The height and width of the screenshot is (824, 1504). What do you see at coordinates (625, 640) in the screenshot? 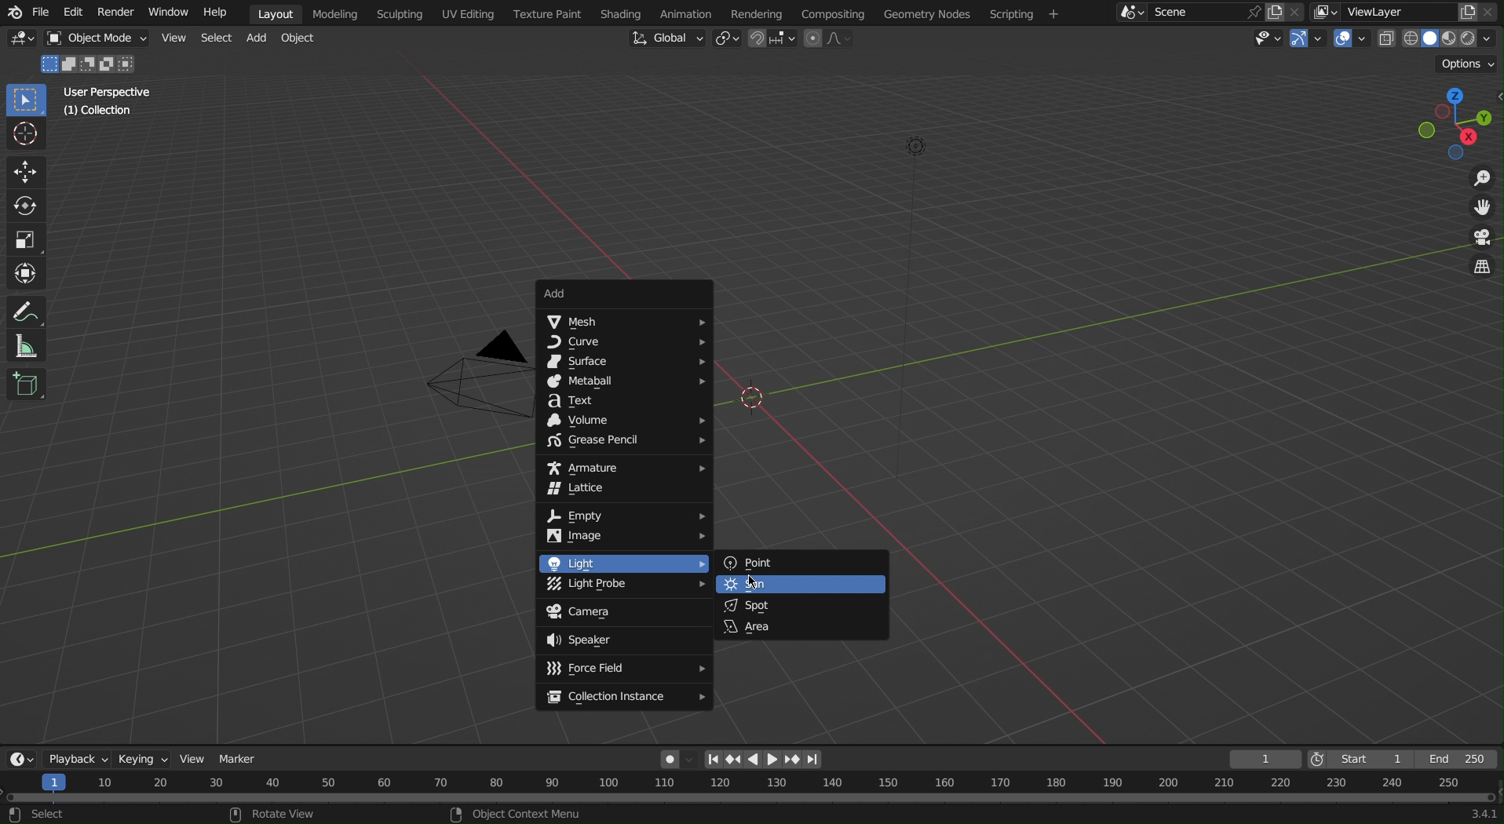
I see `Speaker` at bounding box center [625, 640].